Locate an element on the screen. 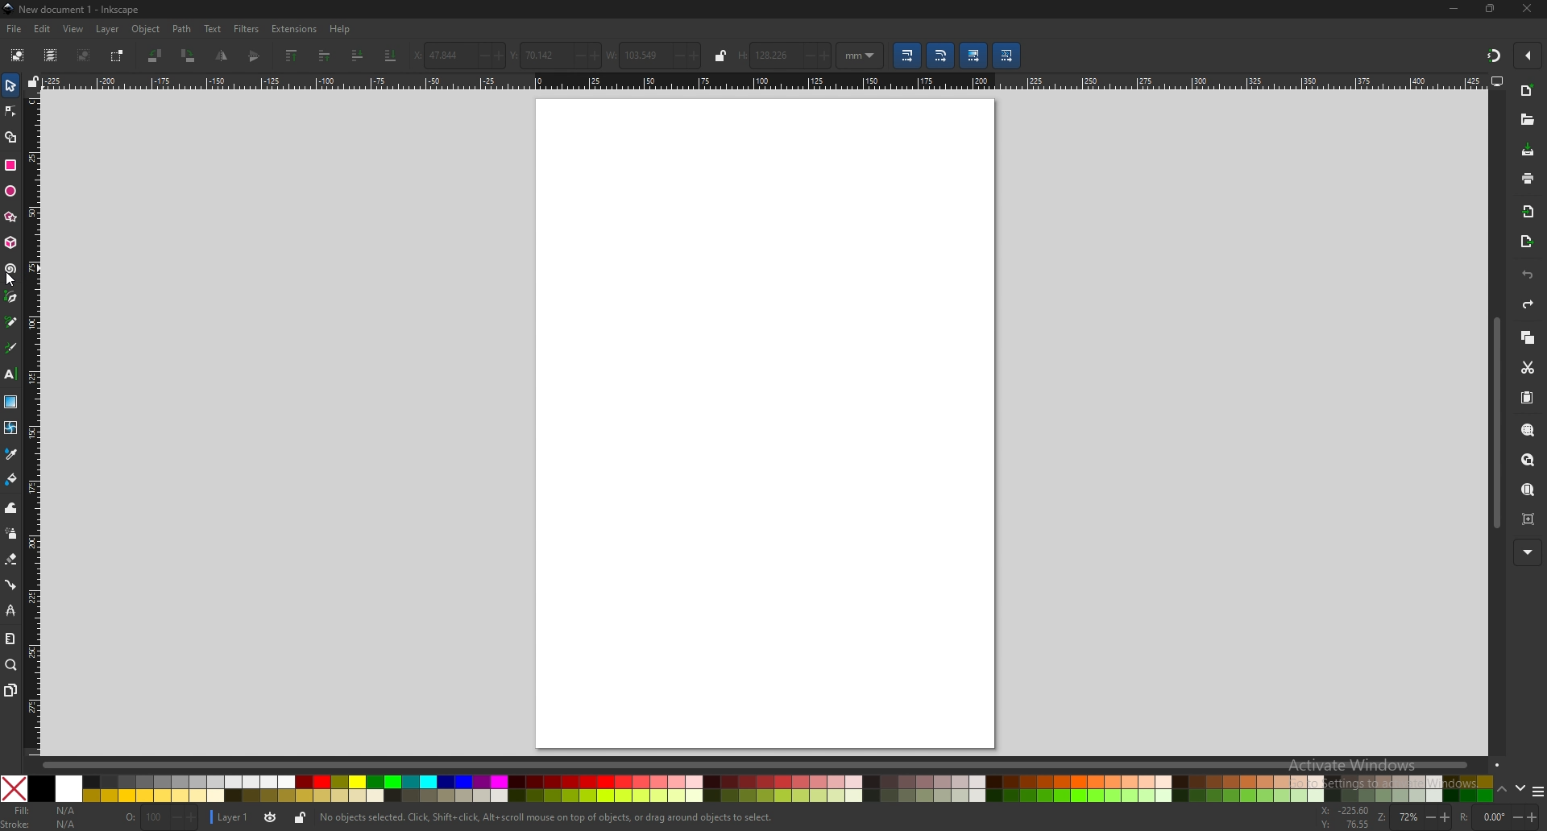 This screenshot has height=831, width=1547. lpe is located at coordinates (10, 612).